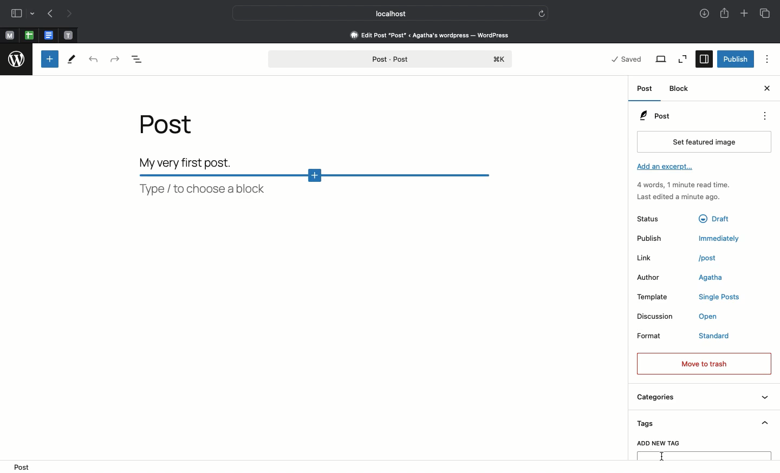 The image size is (780, 473). What do you see at coordinates (766, 89) in the screenshot?
I see `Close` at bounding box center [766, 89].